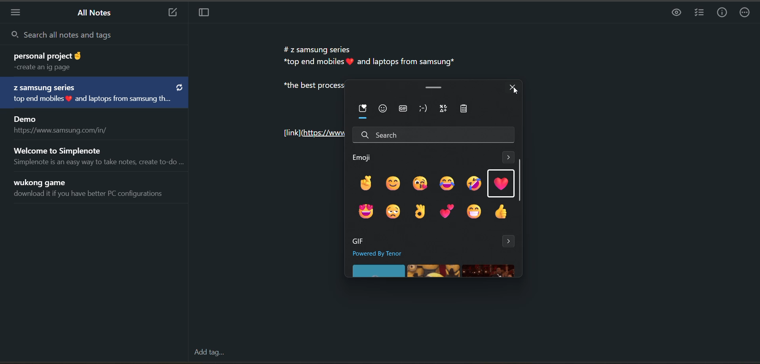 Image resolution: width=760 pixels, height=364 pixels. What do you see at coordinates (365, 56) in the screenshot?
I see `data in the current note` at bounding box center [365, 56].